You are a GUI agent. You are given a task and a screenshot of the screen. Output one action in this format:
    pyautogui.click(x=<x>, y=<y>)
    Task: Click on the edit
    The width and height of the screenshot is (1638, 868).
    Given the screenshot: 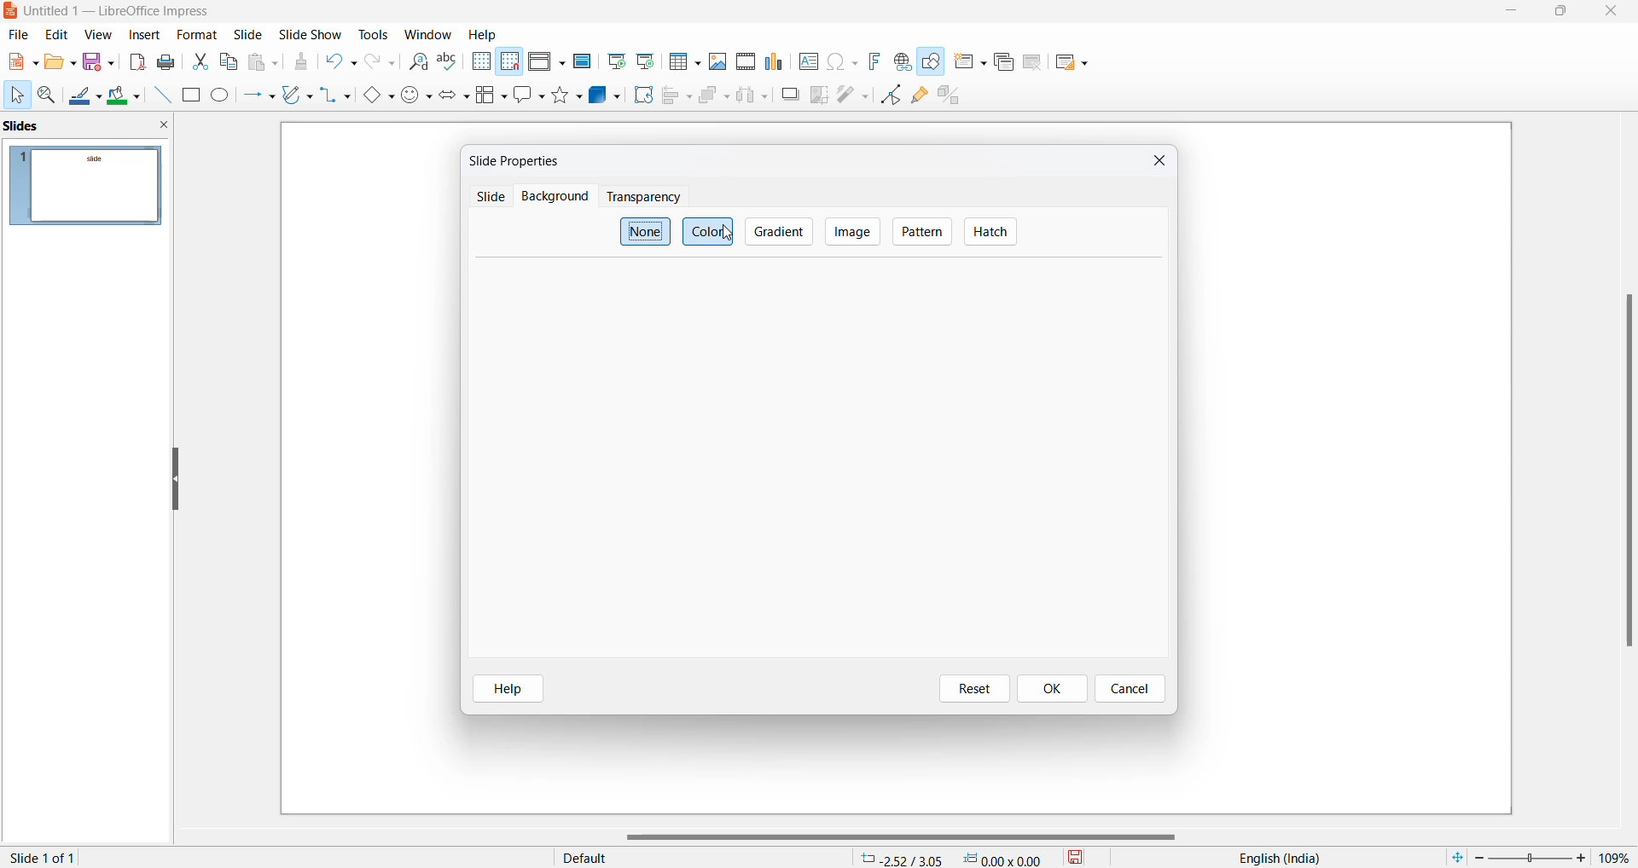 What is the action you would take?
    pyautogui.click(x=58, y=35)
    